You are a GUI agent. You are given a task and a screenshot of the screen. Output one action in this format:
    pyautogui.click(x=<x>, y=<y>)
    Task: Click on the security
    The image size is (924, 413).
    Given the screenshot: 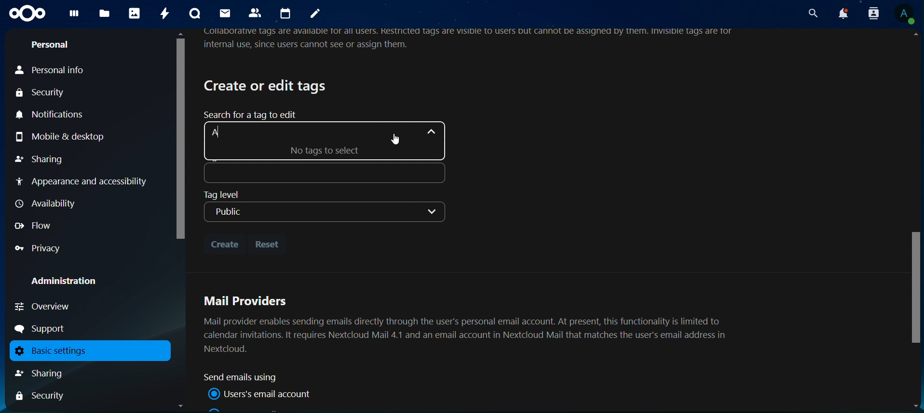 What is the action you would take?
    pyautogui.click(x=46, y=94)
    